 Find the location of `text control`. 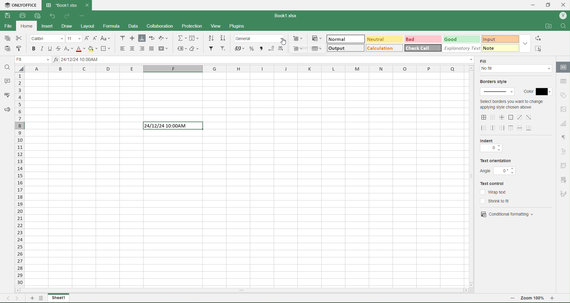

text control is located at coordinates (496, 184).